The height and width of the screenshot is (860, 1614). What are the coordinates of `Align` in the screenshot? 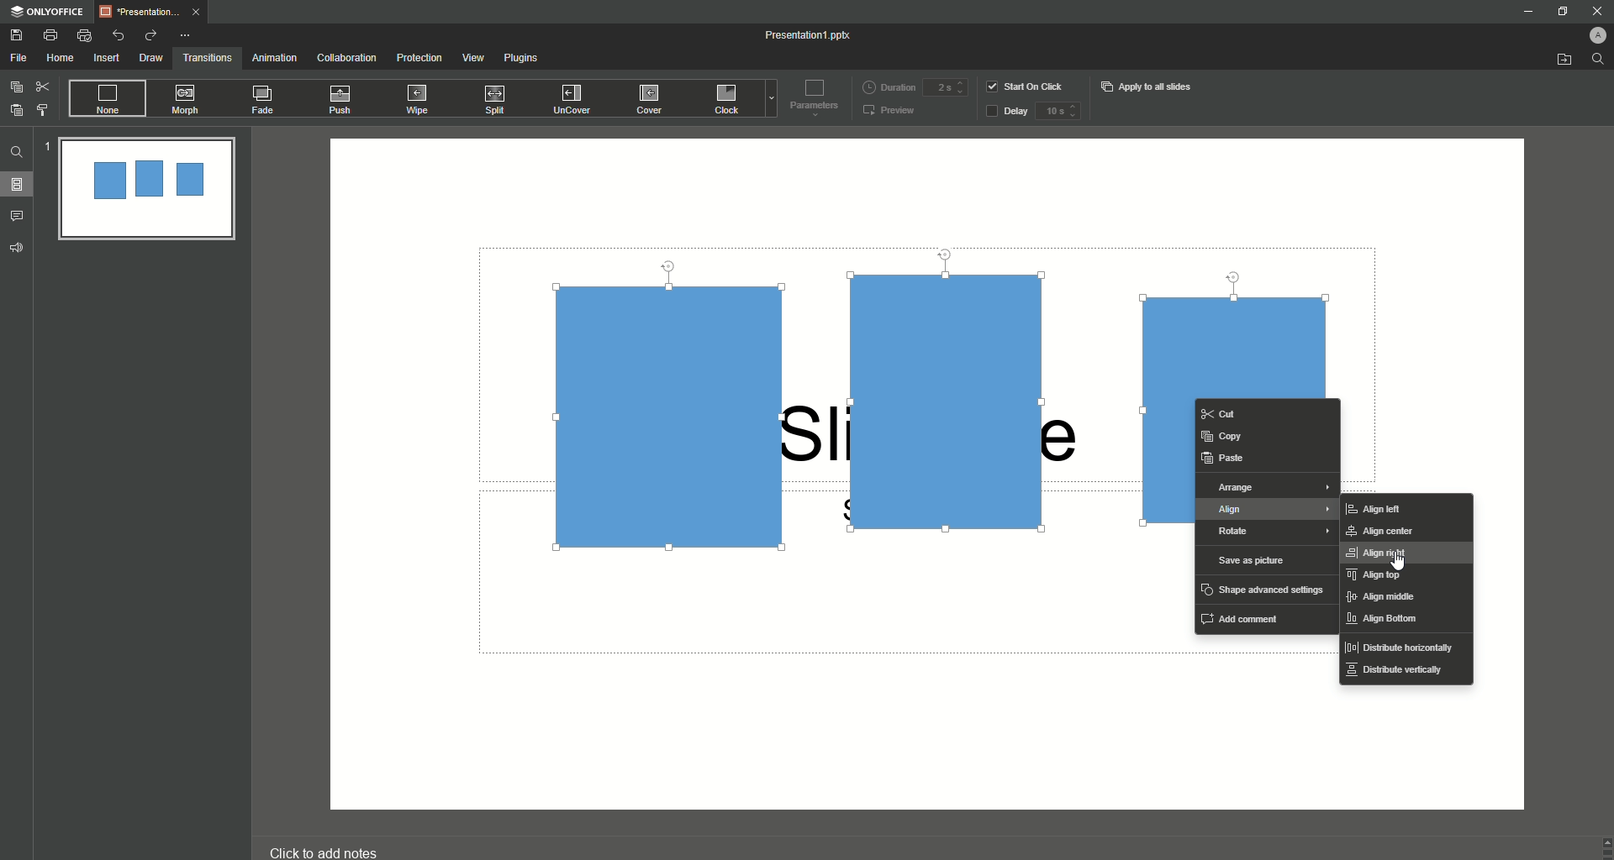 It's located at (1269, 511).